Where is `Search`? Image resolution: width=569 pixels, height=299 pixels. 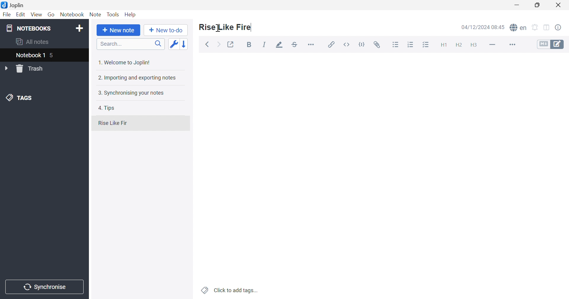
Search is located at coordinates (131, 44).